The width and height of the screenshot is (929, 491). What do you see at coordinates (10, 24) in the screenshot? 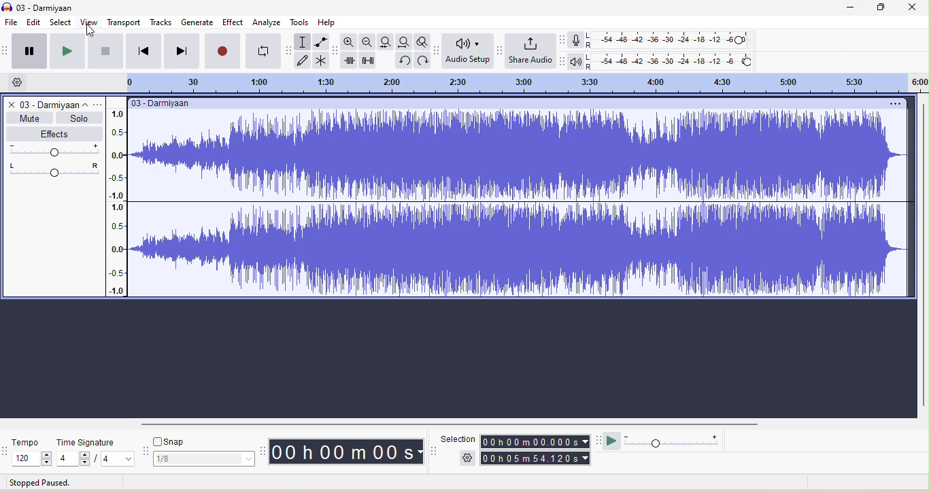
I see `file` at bounding box center [10, 24].